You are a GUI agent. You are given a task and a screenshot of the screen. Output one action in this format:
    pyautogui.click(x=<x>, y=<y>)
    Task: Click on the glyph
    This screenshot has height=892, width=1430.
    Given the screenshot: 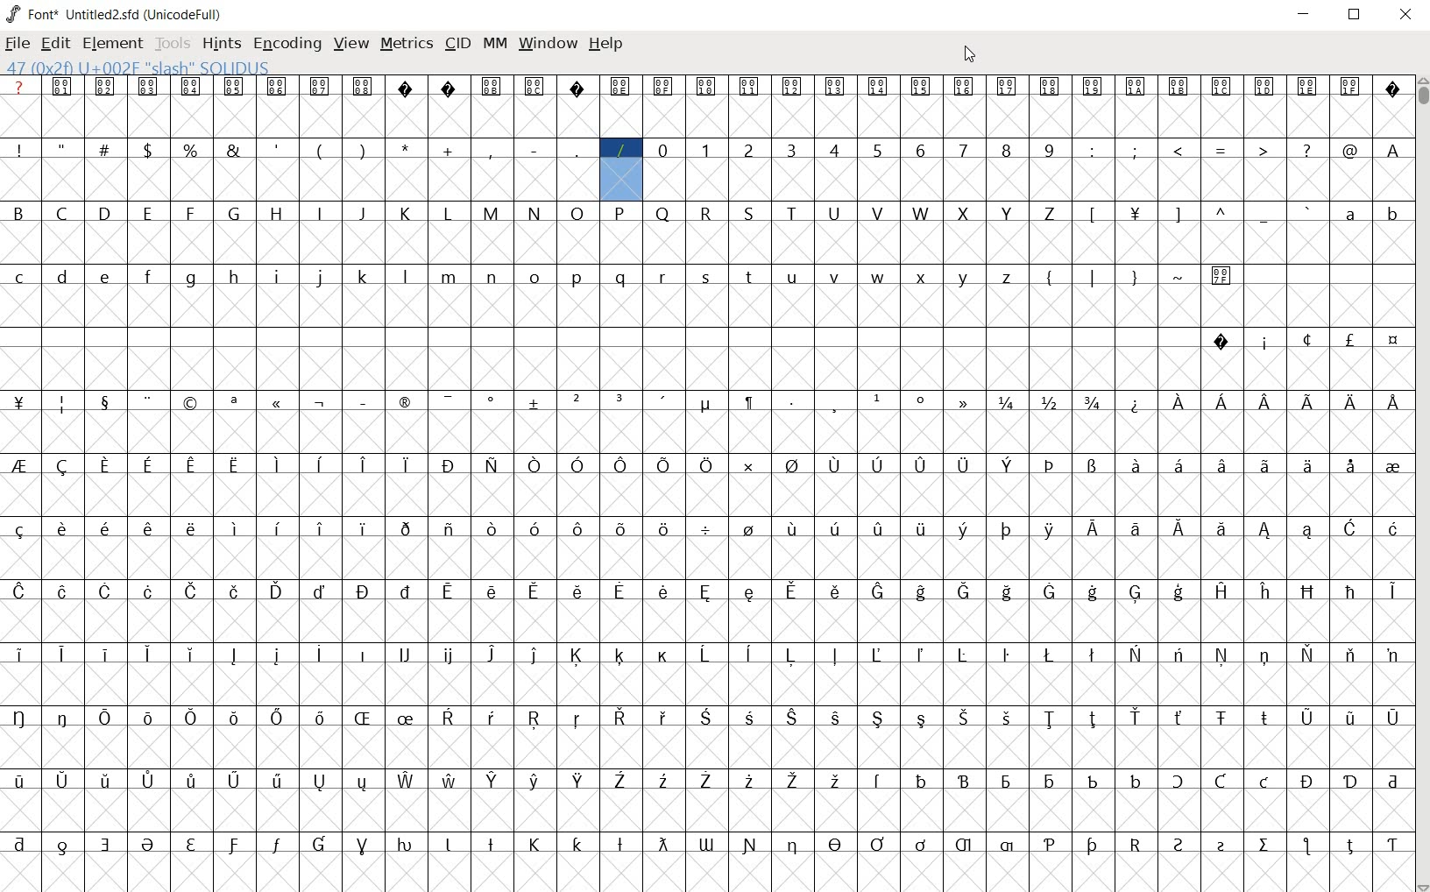 What is the action you would take?
    pyautogui.click(x=1007, y=403)
    